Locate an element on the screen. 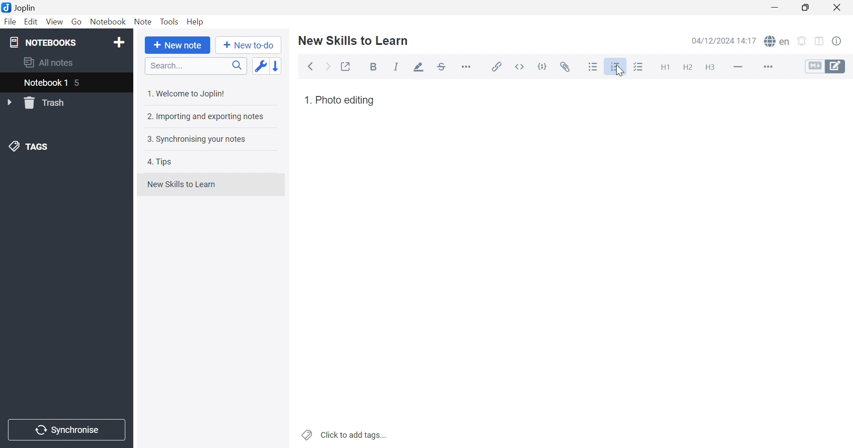 The height and width of the screenshot is (448, 853). 1. Welcome to Joplin is located at coordinates (185, 93).